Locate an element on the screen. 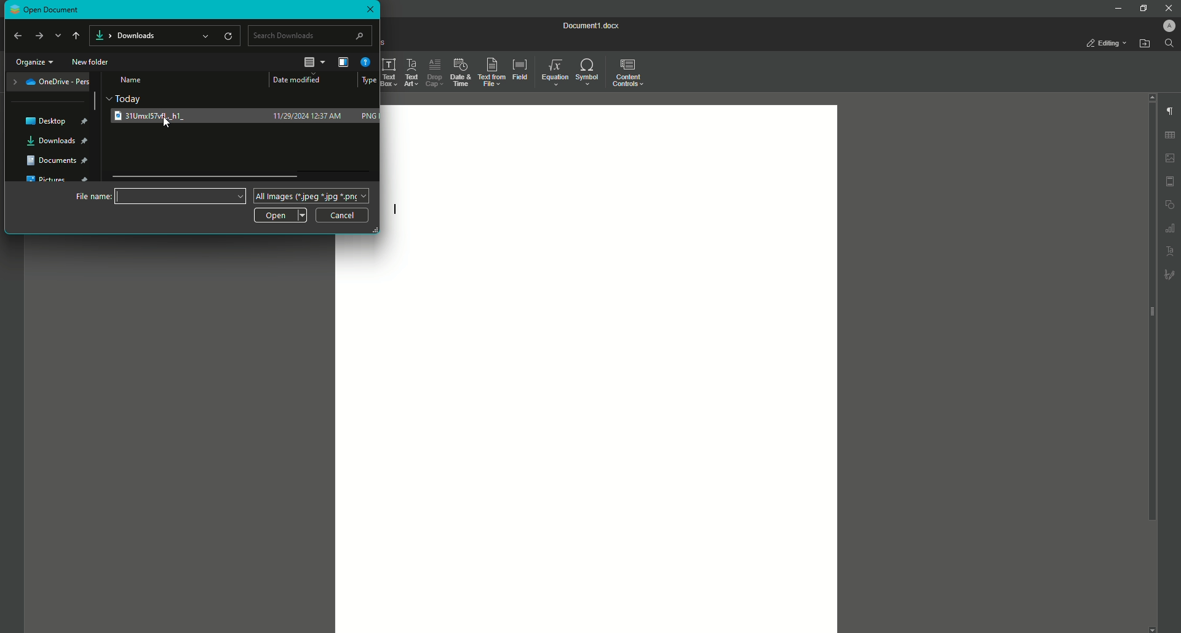 The height and width of the screenshot is (633, 1181). Scrollbar is located at coordinates (94, 102).